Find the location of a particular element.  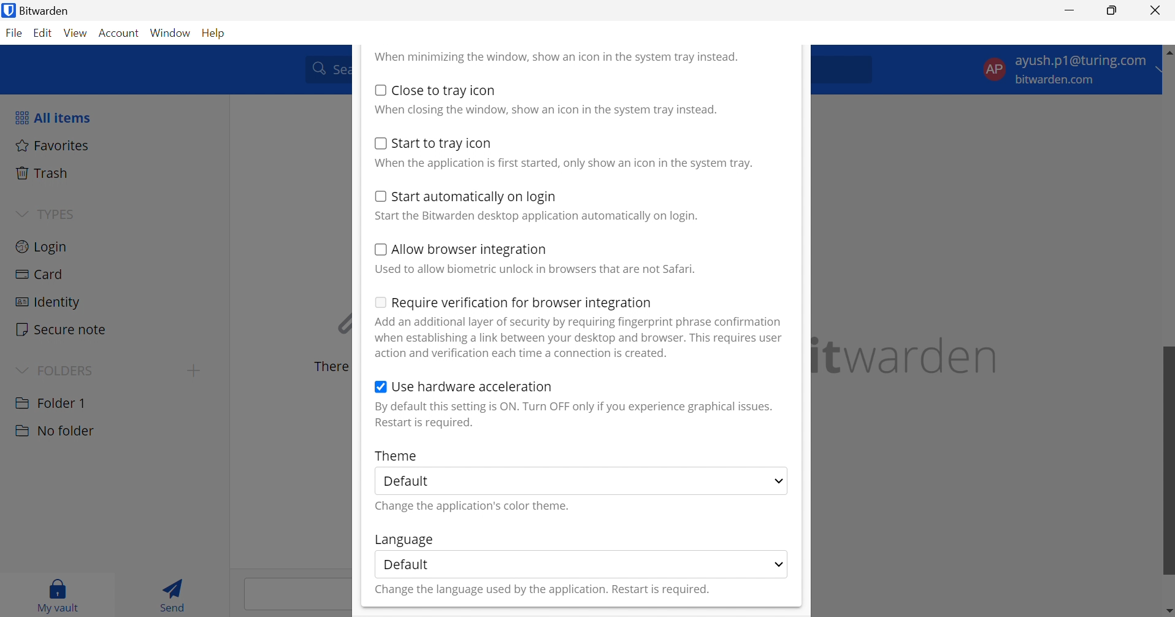

bitwarden logo is located at coordinates (7, 12).